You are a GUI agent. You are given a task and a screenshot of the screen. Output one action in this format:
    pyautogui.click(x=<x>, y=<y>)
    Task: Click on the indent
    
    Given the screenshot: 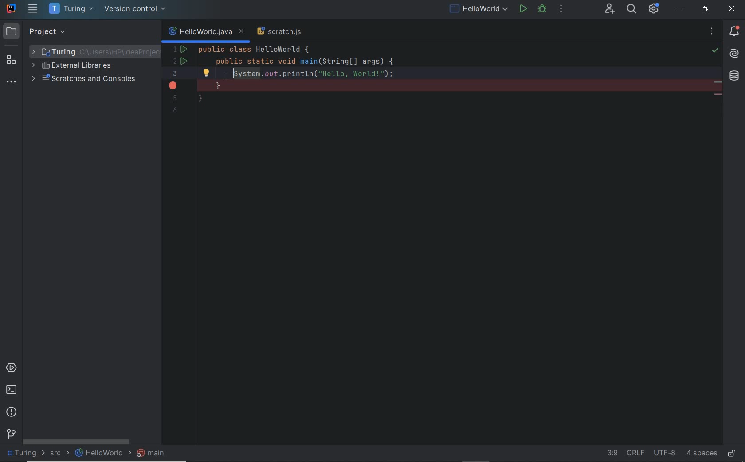 What is the action you would take?
    pyautogui.click(x=702, y=452)
    